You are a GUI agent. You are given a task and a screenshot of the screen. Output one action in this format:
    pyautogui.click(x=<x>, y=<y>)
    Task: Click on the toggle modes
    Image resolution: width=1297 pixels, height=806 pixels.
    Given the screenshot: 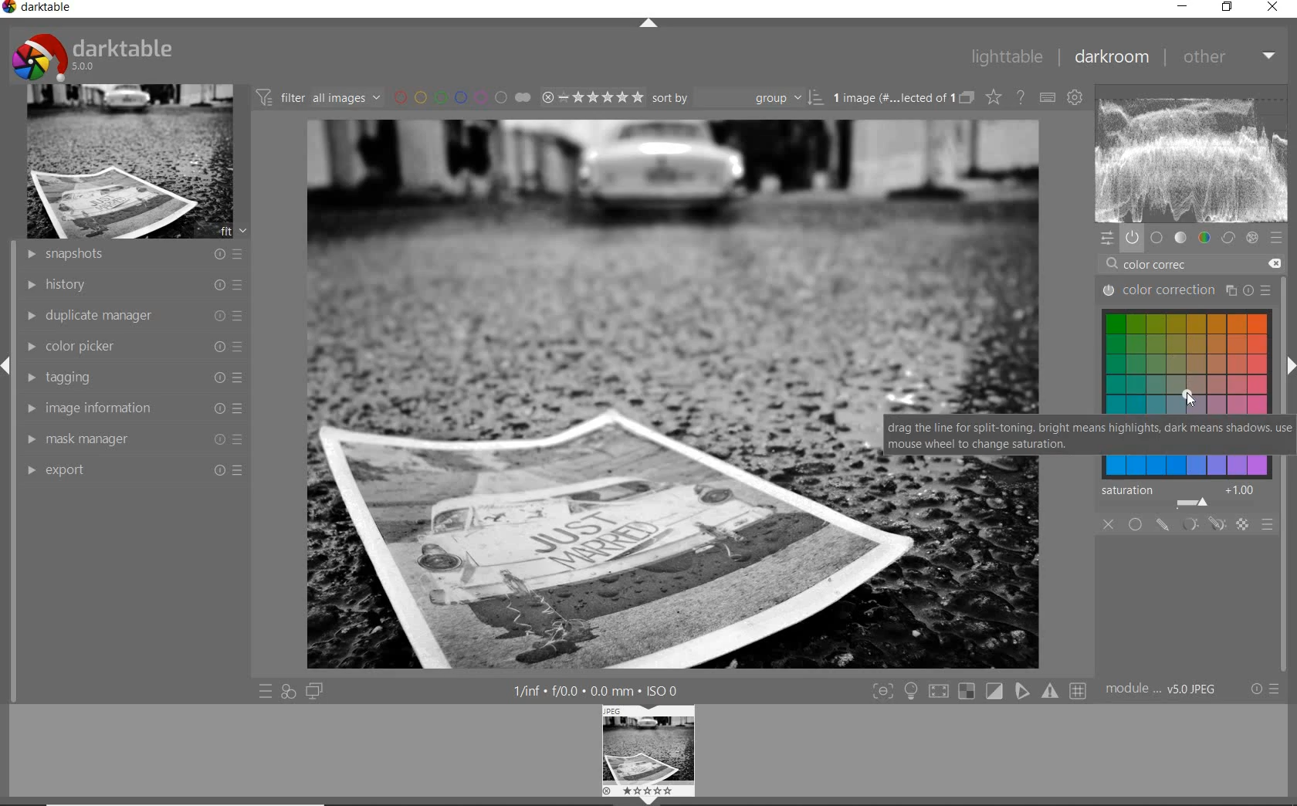 What is the action you would take?
    pyautogui.click(x=980, y=689)
    